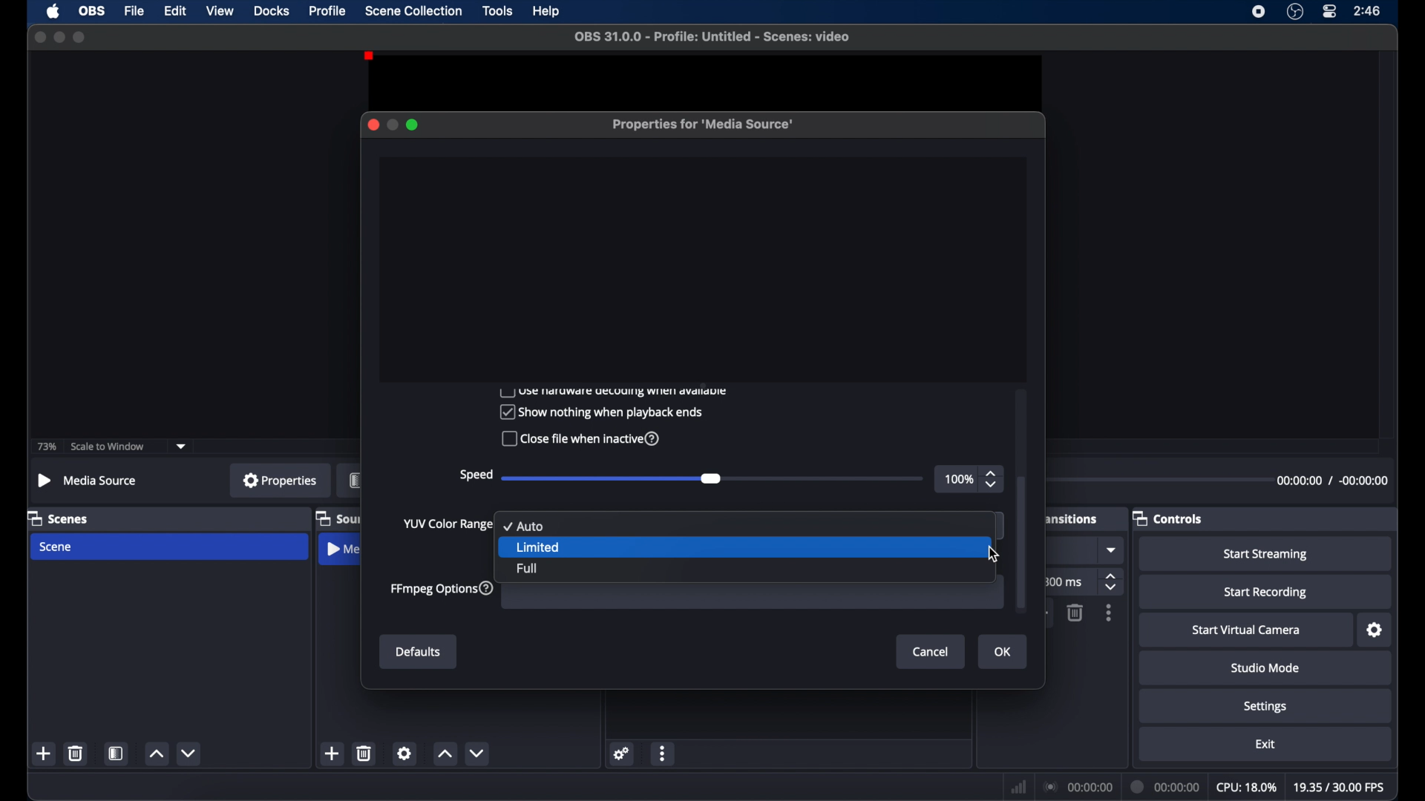 This screenshot has width=1425, height=801. I want to click on dropdown, so click(1113, 550).